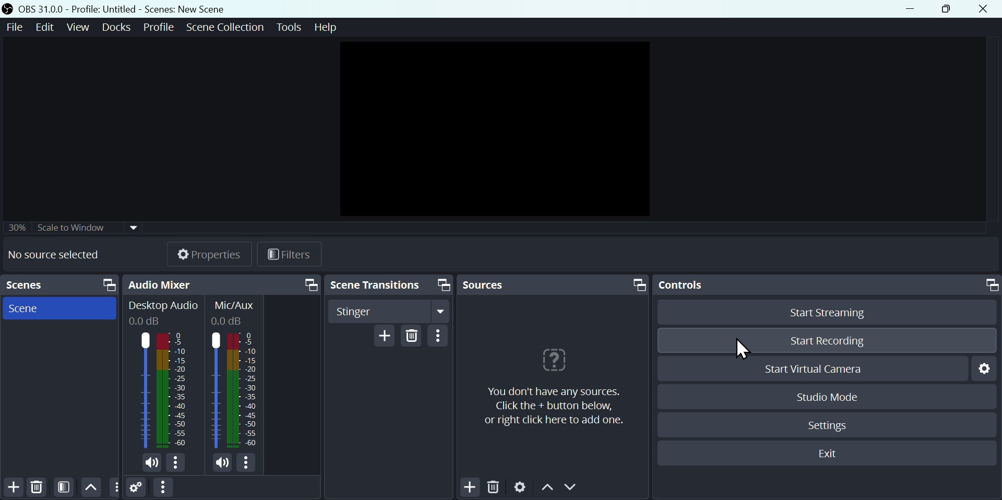  I want to click on Settings, so click(137, 489).